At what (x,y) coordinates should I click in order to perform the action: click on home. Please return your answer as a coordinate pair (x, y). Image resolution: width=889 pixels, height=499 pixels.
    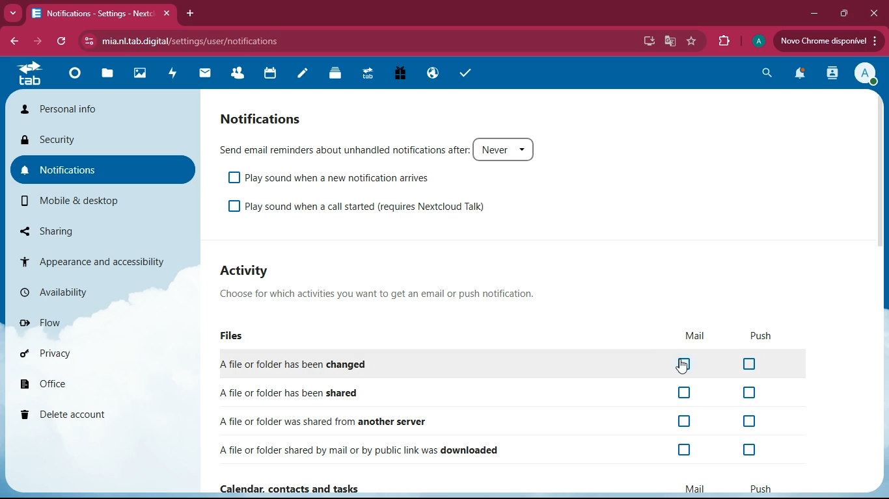
    Looking at the image, I should click on (74, 77).